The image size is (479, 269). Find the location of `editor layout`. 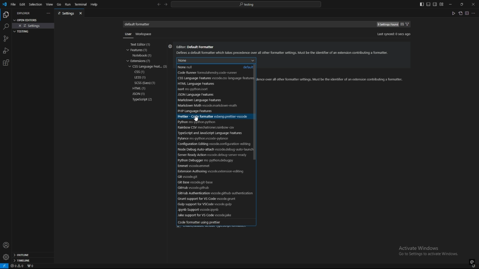

editor layout is located at coordinates (431, 4).